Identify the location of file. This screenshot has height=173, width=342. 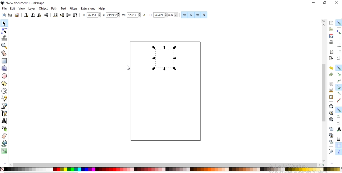
(5, 9).